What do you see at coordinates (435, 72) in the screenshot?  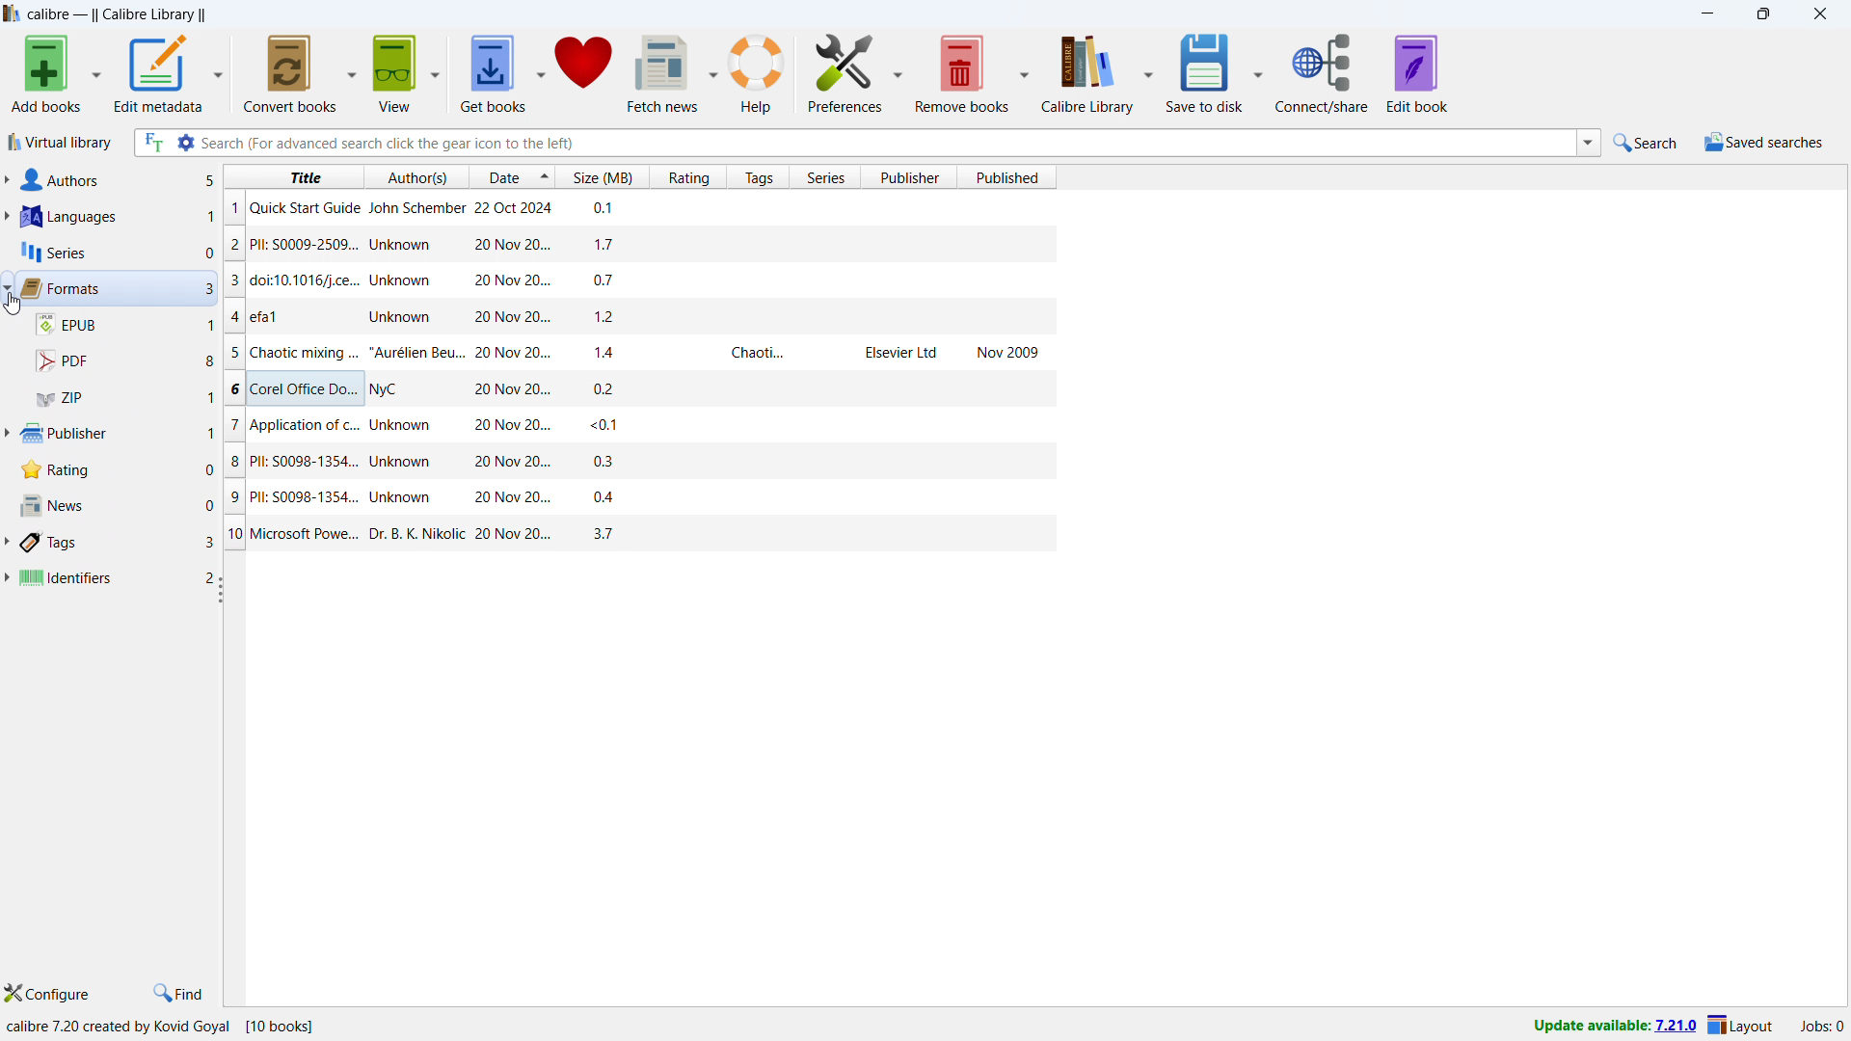 I see `view options` at bounding box center [435, 72].